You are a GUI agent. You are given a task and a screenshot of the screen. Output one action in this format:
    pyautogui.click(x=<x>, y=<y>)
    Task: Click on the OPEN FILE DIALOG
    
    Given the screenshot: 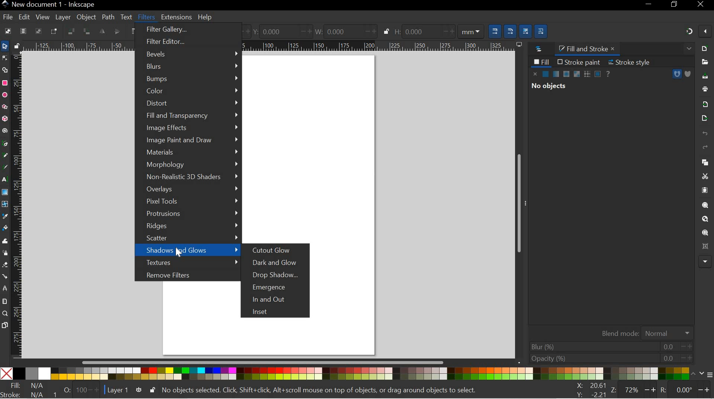 What is the action you would take?
    pyautogui.click(x=703, y=62)
    